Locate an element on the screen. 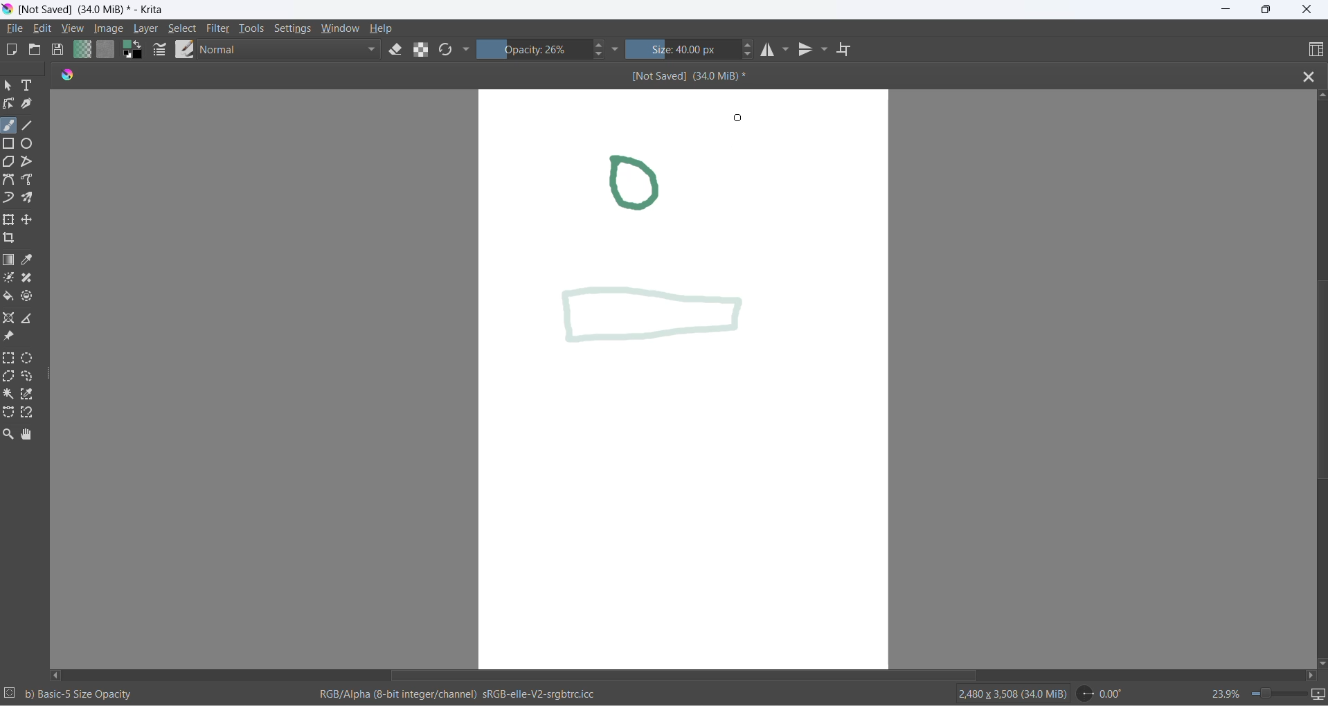  enclose and fill tool is located at coordinates (31, 295).